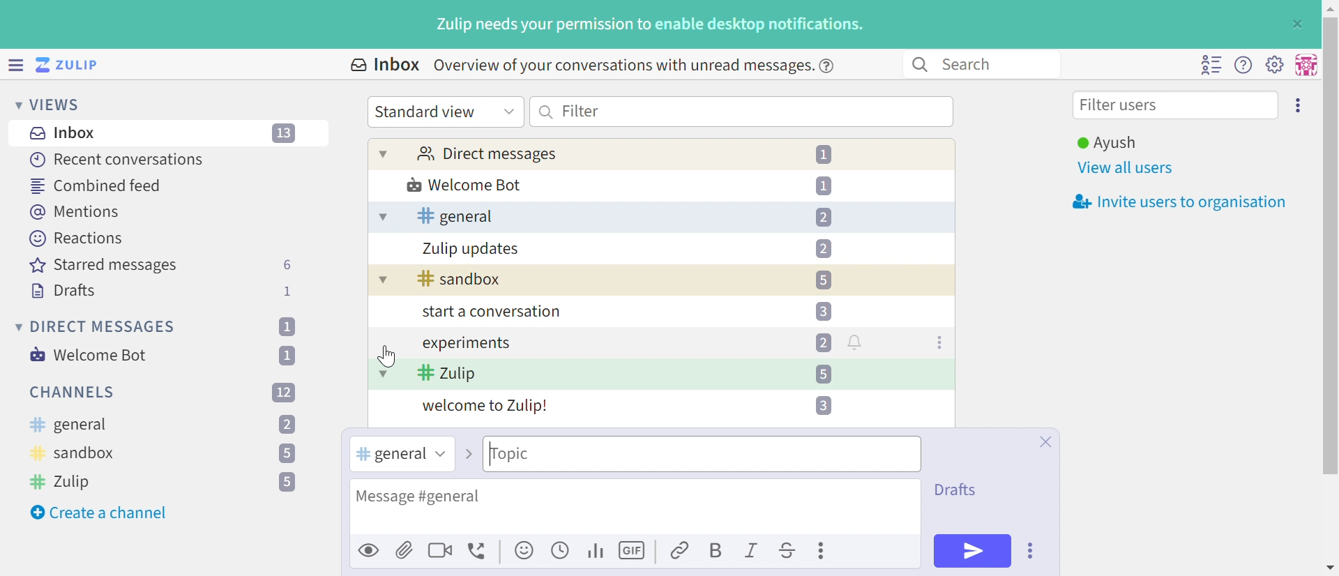  Describe the element at coordinates (581, 110) in the screenshot. I see `Filter` at that location.